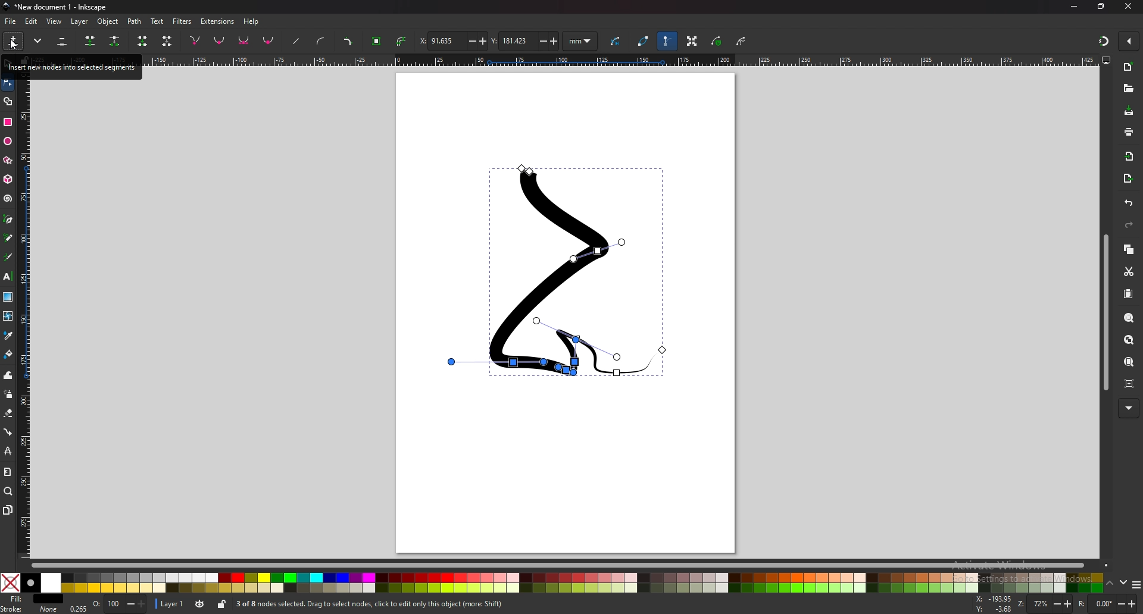 This screenshot has width=1143, height=614. What do you see at coordinates (269, 42) in the screenshot?
I see `auto smooth` at bounding box center [269, 42].